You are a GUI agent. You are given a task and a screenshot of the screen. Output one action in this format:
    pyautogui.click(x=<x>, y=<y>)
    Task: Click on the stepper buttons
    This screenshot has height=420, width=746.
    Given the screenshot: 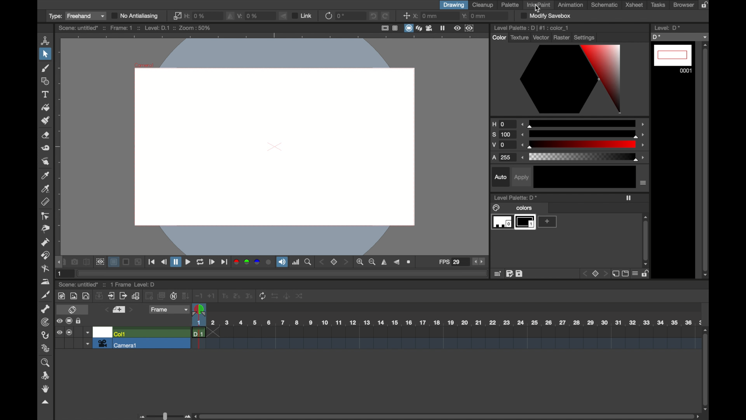 What is the action you would take?
    pyautogui.click(x=479, y=261)
    